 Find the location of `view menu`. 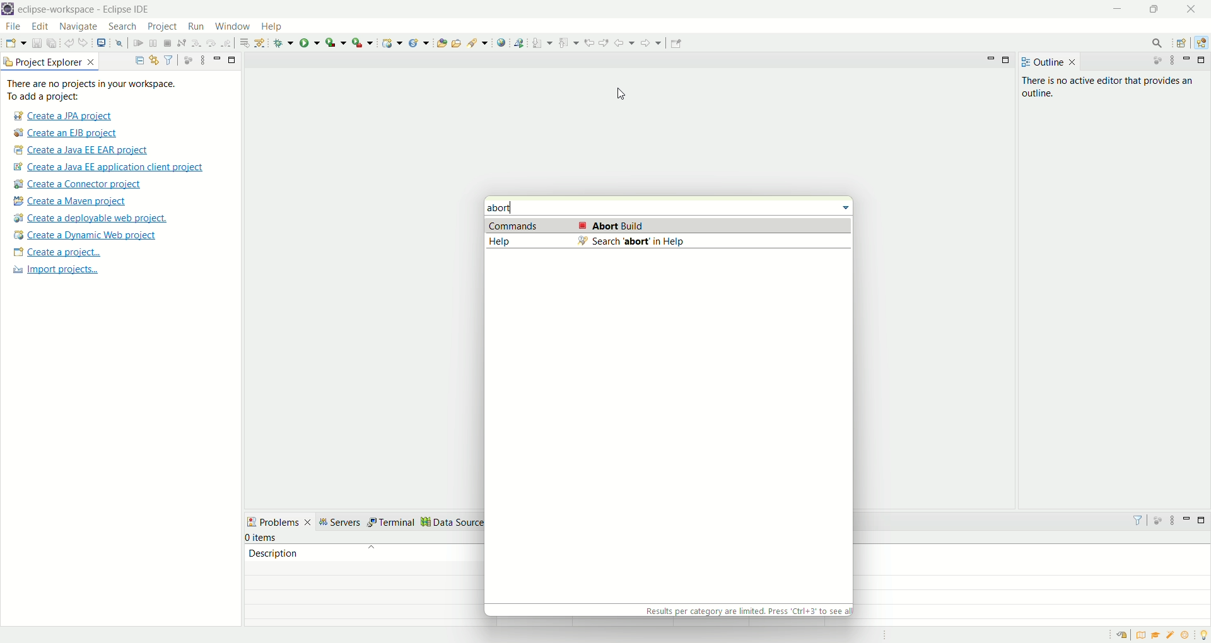

view menu is located at coordinates (1174, 519).